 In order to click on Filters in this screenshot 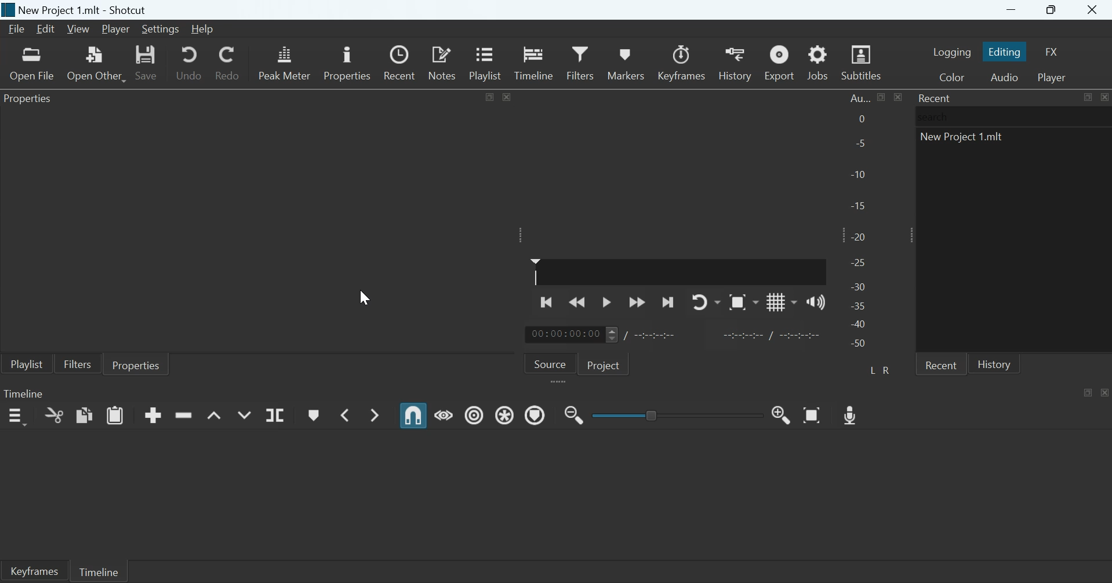, I will do `click(77, 363)`.